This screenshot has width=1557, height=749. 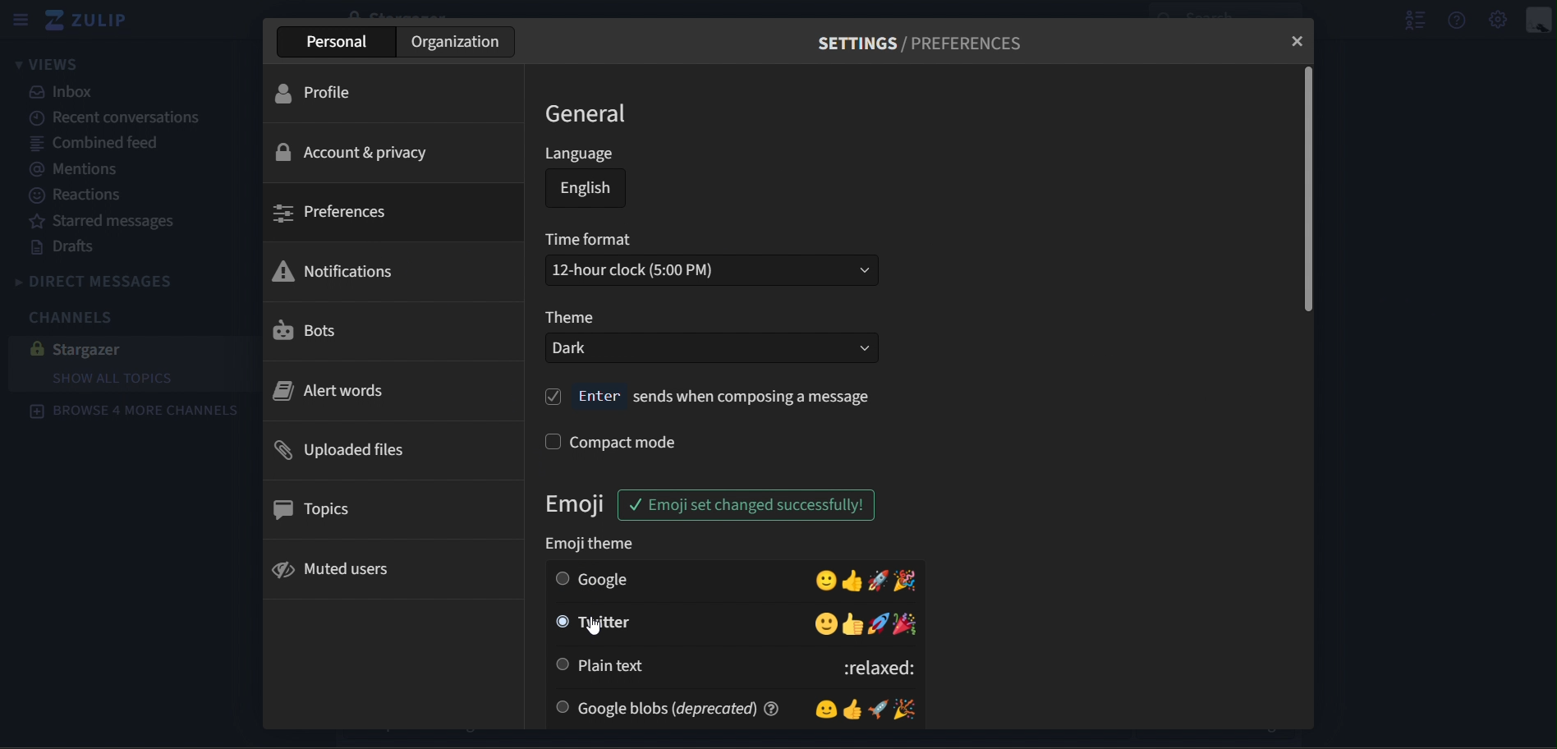 I want to click on inbox, so click(x=70, y=93).